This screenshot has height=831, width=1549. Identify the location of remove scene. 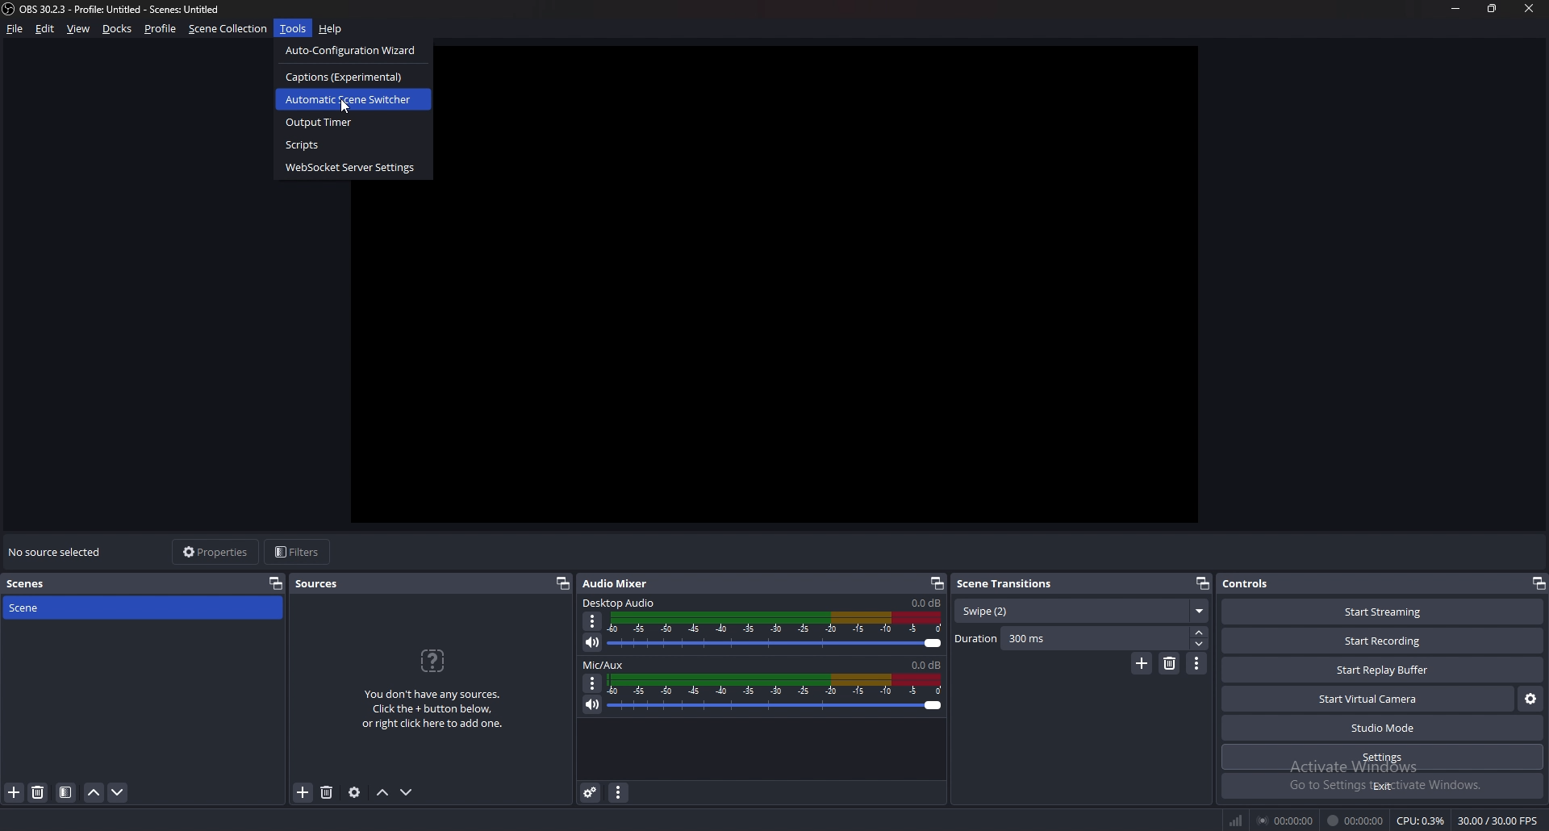
(38, 792).